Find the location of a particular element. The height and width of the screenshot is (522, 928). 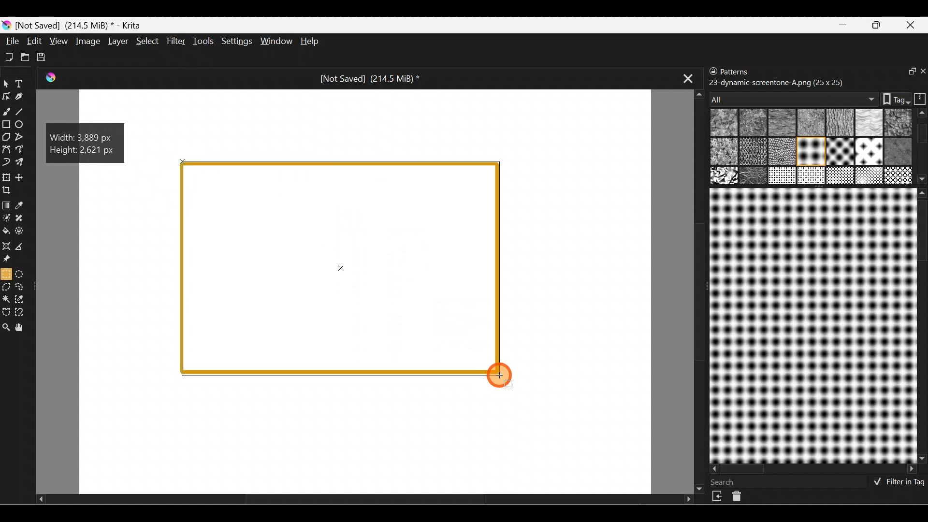

Layer is located at coordinates (117, 41).